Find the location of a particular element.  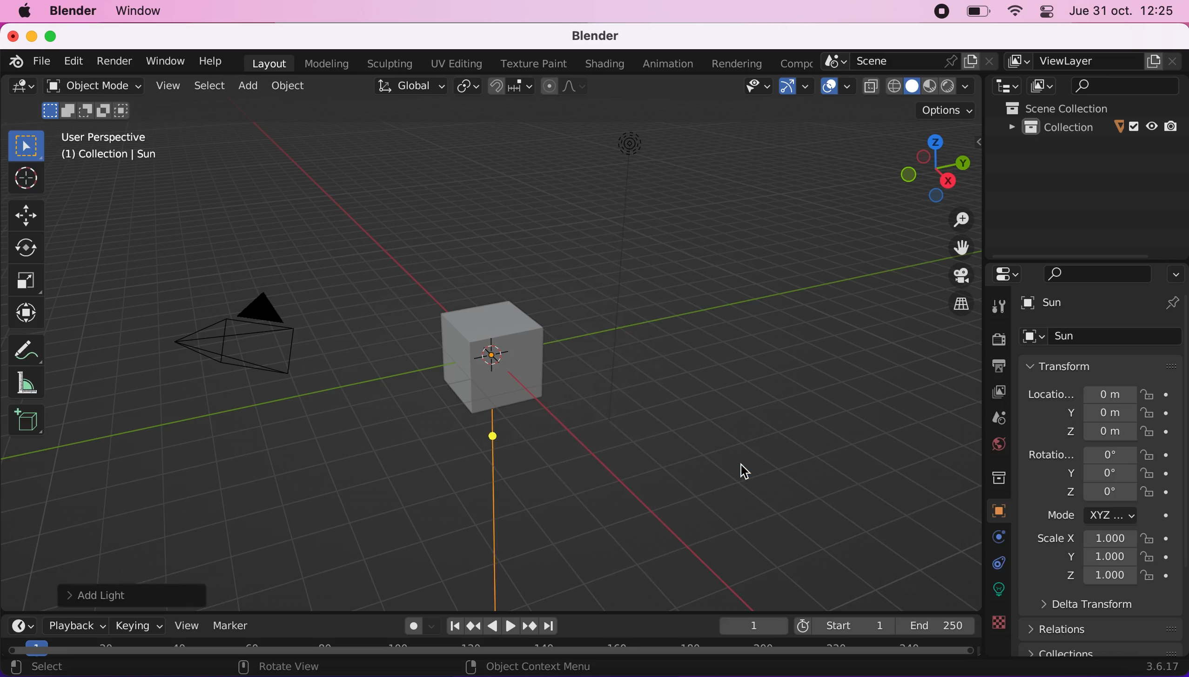

delta transform is located at coordinates (1112, 608).